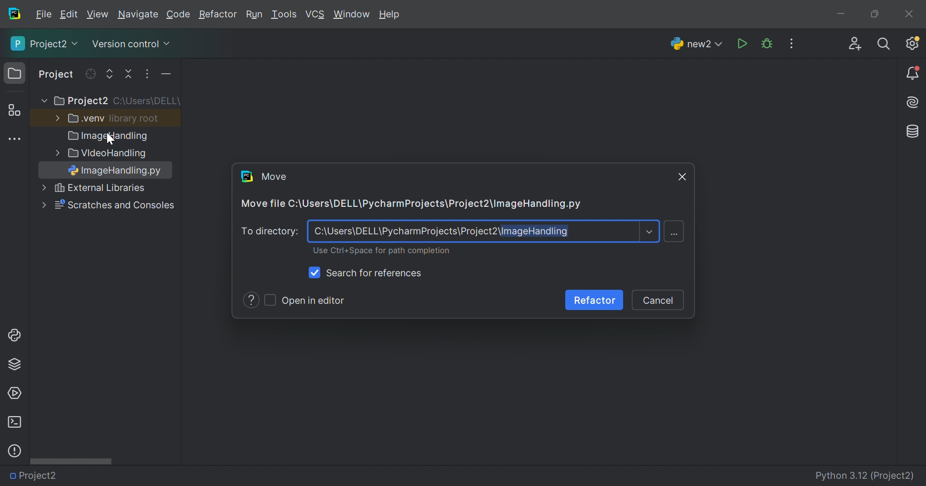  Describe the element at coordinates (109, 137) in the screenshot. I see `Image Handling` at that location.